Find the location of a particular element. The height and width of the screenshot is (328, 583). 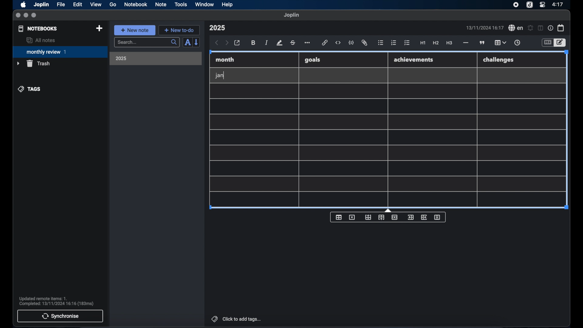

toggle editor is located at coordinates (561, 43).